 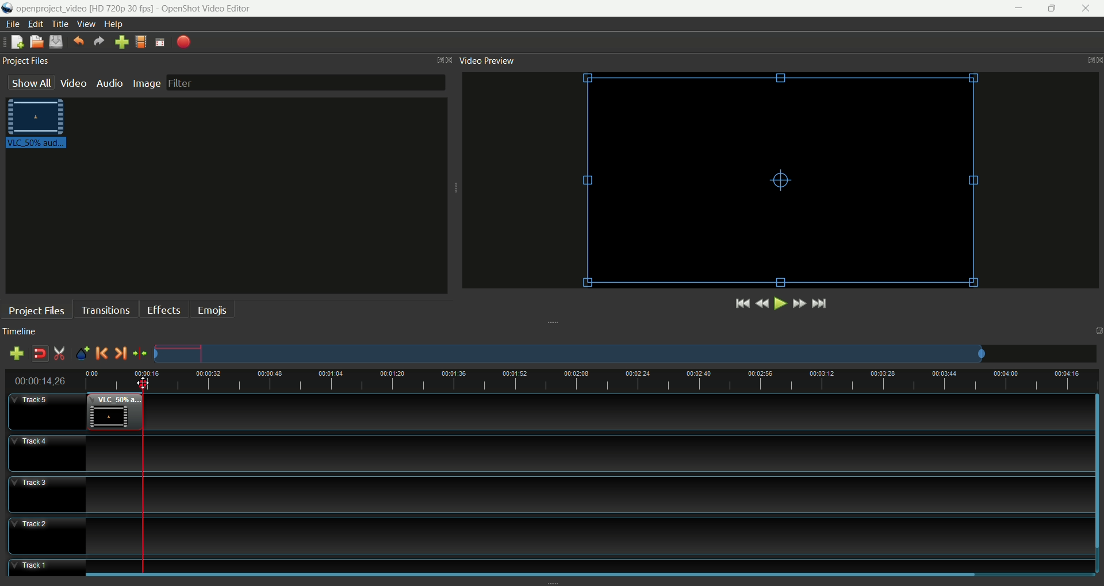 I want to click on minimize, so click(x=1017, y=9).